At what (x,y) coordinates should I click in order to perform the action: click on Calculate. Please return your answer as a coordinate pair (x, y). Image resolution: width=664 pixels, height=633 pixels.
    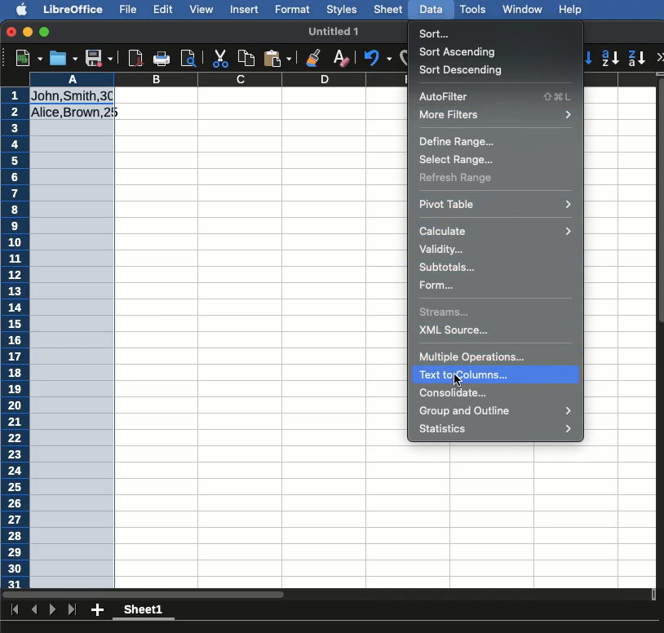
    Looking at the image, I should click on (495, 229).